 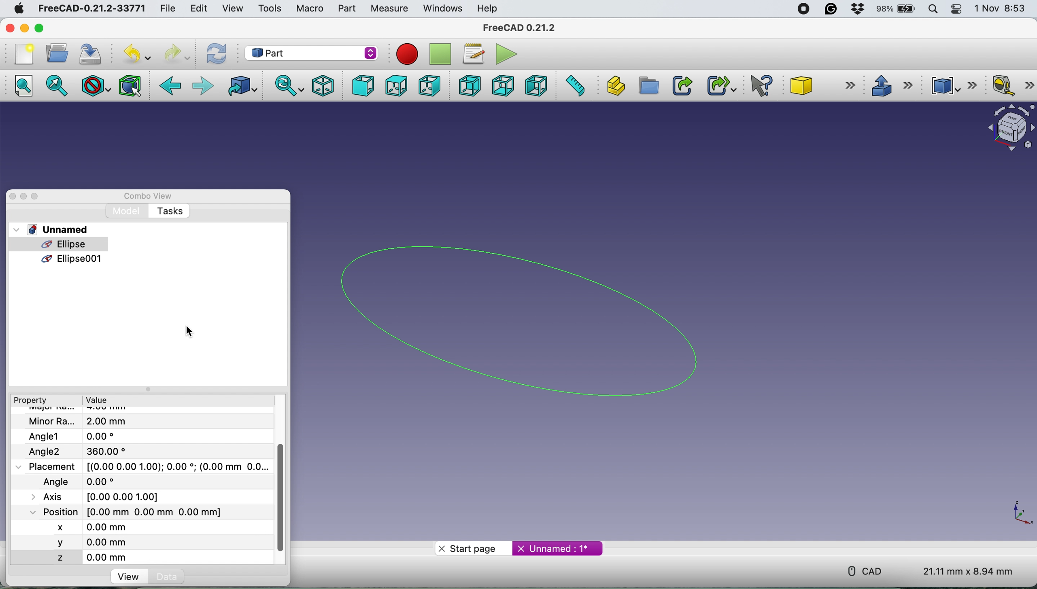 What do you see at coordinates (555, 549) in the screenshot?
I see `unnamed` at bounding box center [555, 549].